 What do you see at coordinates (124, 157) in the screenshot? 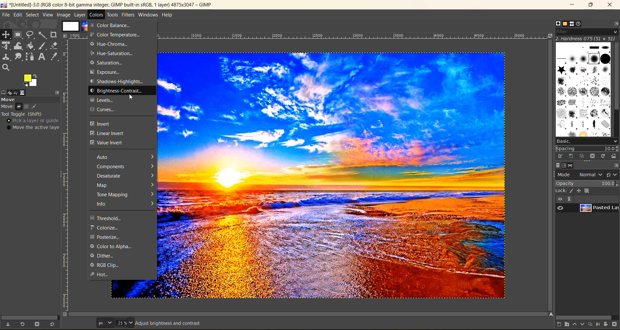
I see `auto` at bounding box center [124, 157].